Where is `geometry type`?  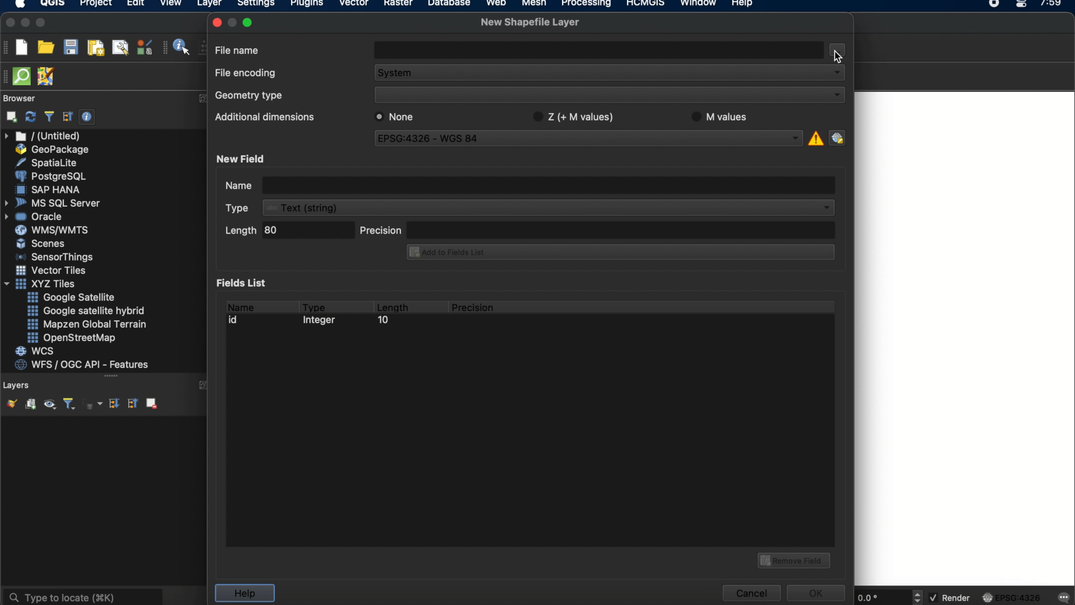 geometry type is located at coordinates (249, 96).